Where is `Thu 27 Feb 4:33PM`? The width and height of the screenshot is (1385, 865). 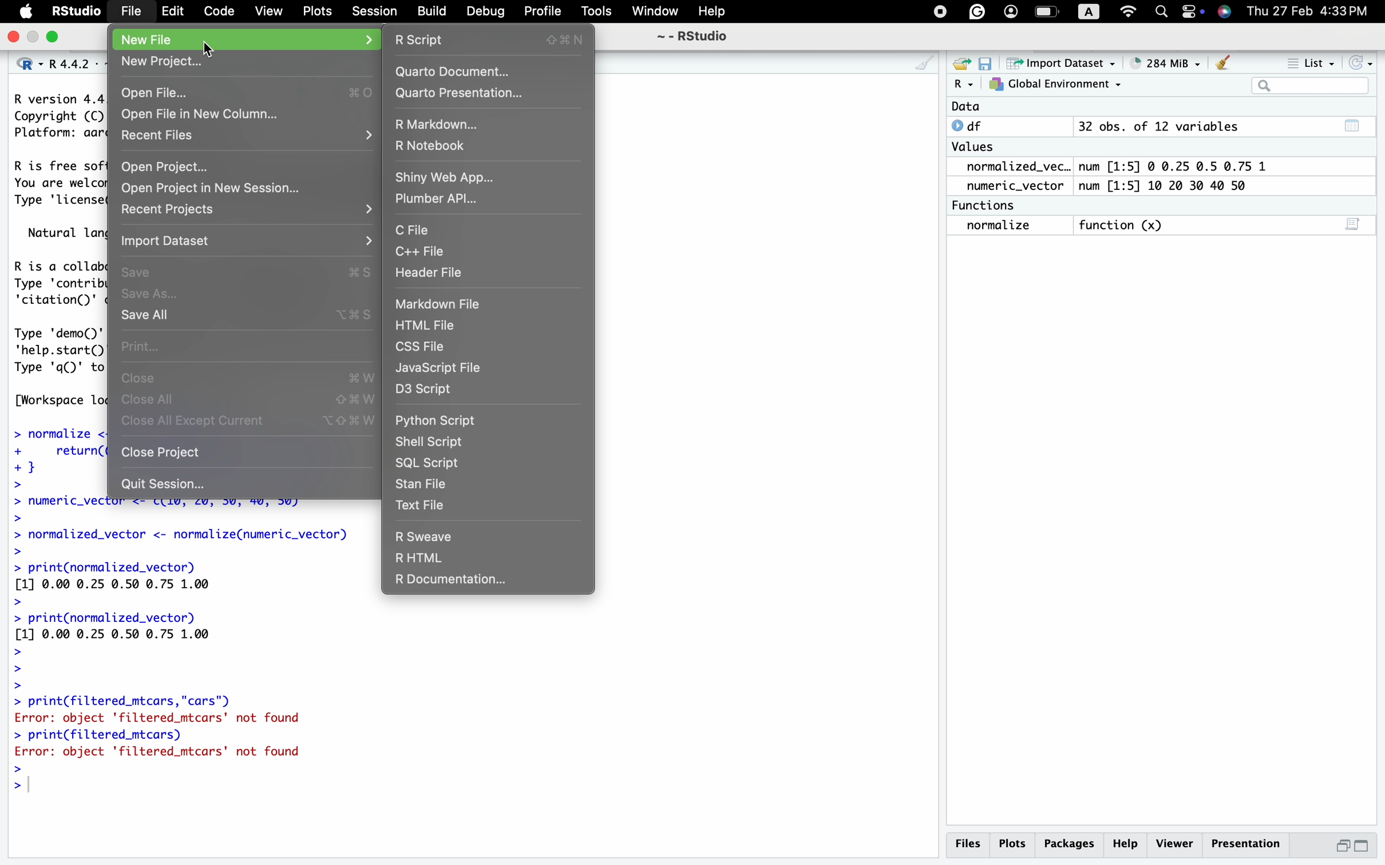
Thu 27 Feb 4:33PM is located at coordinates (1308, 12).